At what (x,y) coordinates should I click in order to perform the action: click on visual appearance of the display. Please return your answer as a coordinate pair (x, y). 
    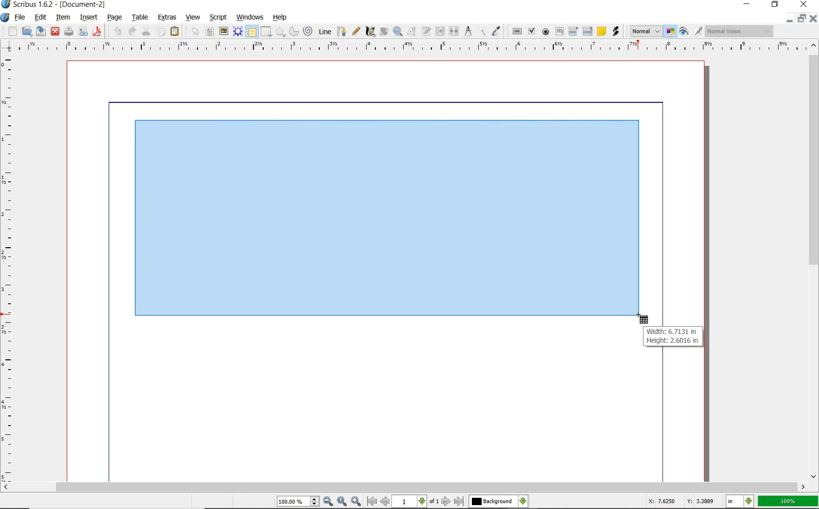
    Looking at the image, I should click on (741, 31).